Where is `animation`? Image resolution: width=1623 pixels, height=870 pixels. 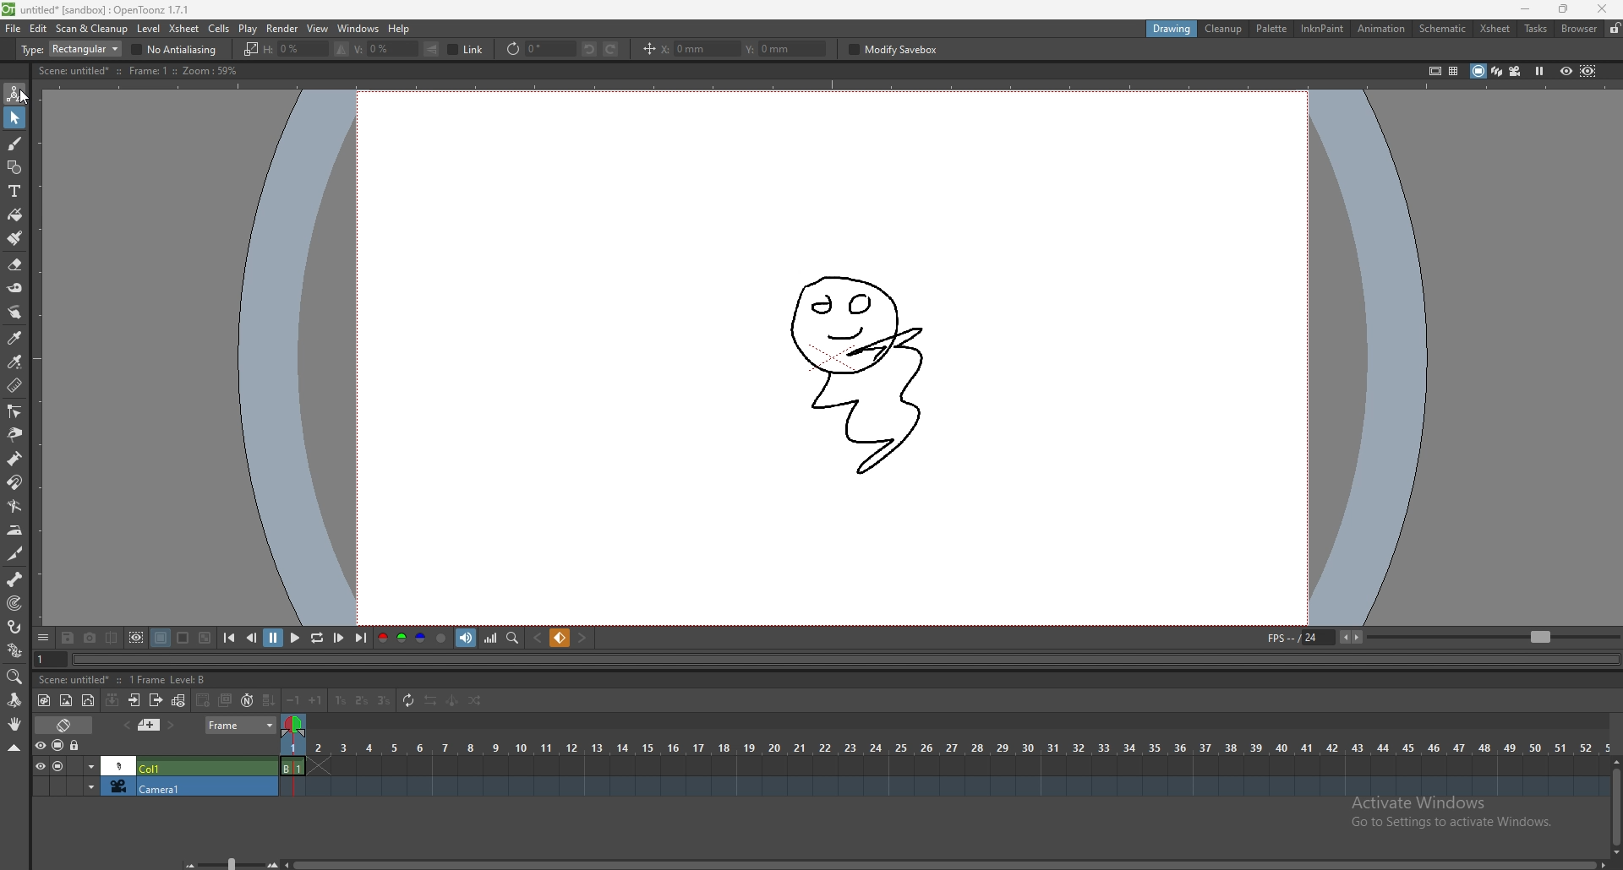 animation is located at coordinates (1380, 28).